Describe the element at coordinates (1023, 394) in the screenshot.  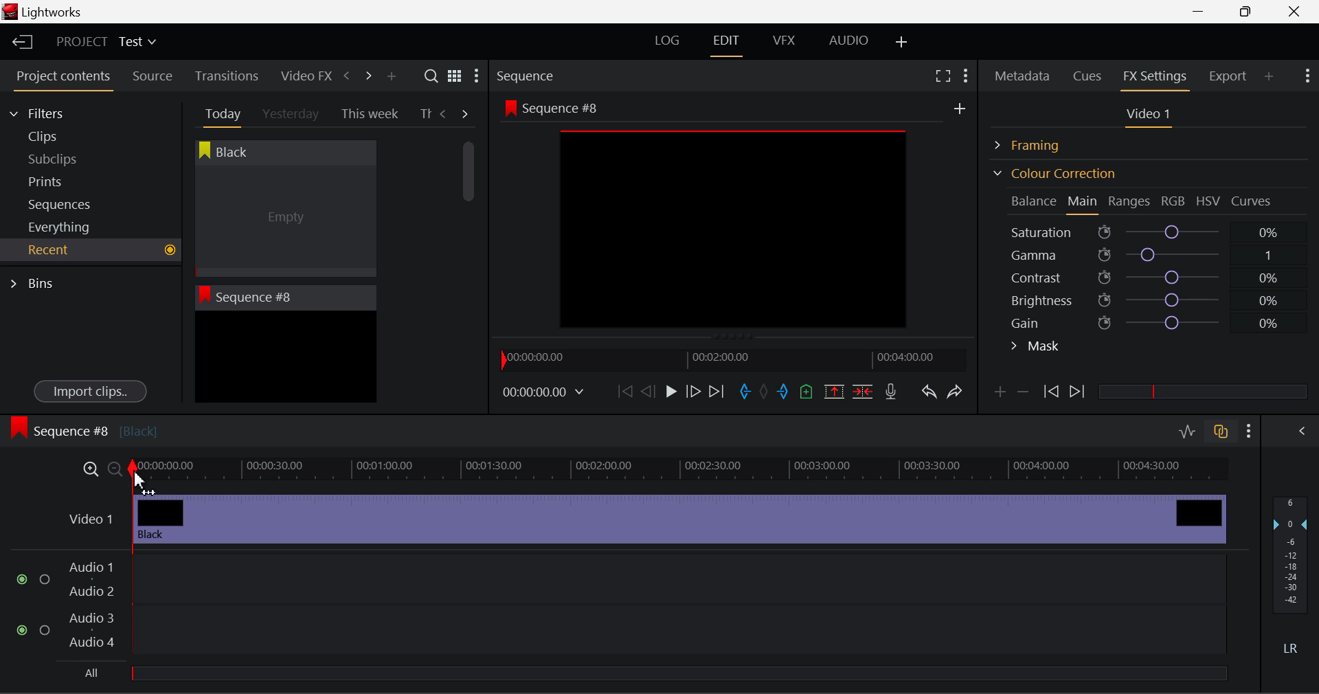
I see `Delete keyframe` at that location.